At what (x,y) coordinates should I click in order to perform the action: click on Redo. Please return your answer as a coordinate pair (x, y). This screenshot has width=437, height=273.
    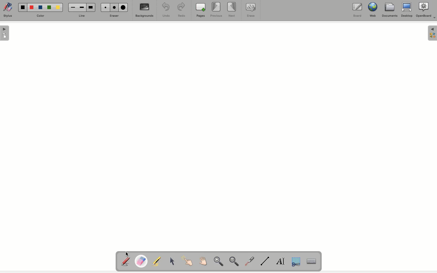
    Looking at the image, I should click on (182, 11).